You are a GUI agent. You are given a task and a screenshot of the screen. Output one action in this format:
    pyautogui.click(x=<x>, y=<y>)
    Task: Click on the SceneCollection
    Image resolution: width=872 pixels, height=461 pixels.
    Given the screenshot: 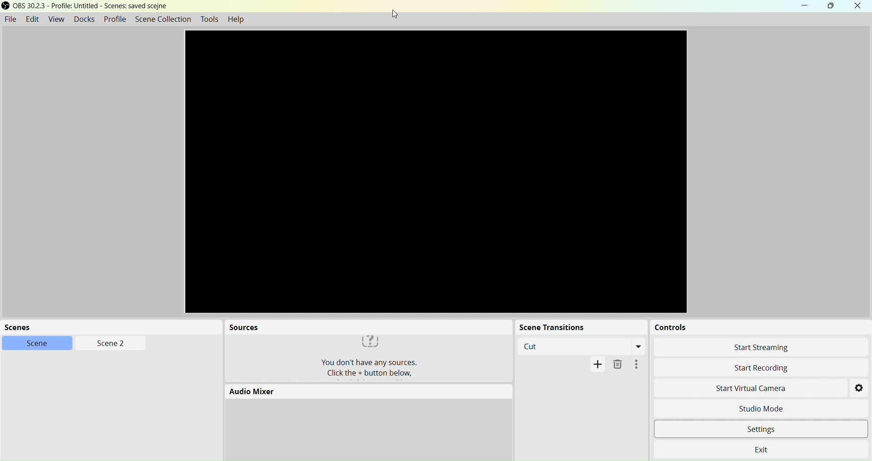 What is the action you would take?
    pyautogui.click(x=165, y=19)
    